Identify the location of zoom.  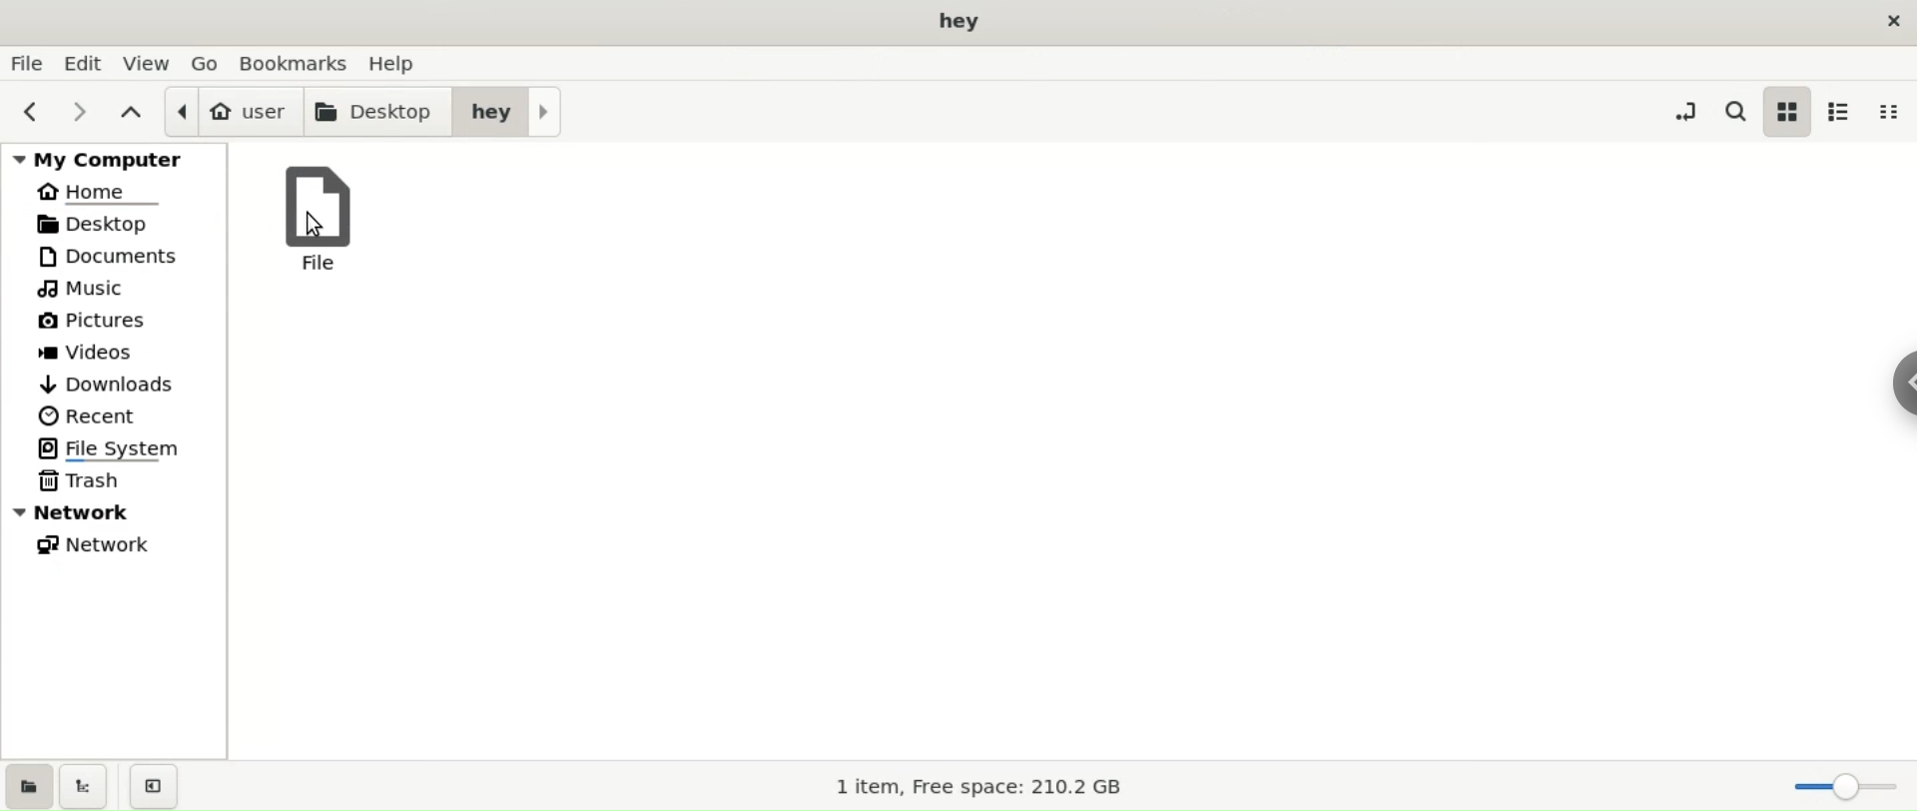
(1841, 785).